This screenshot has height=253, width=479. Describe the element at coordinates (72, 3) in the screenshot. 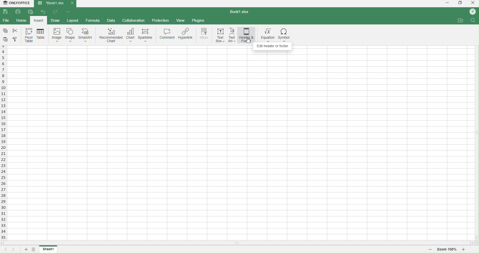

I see `close current tab` at that location.